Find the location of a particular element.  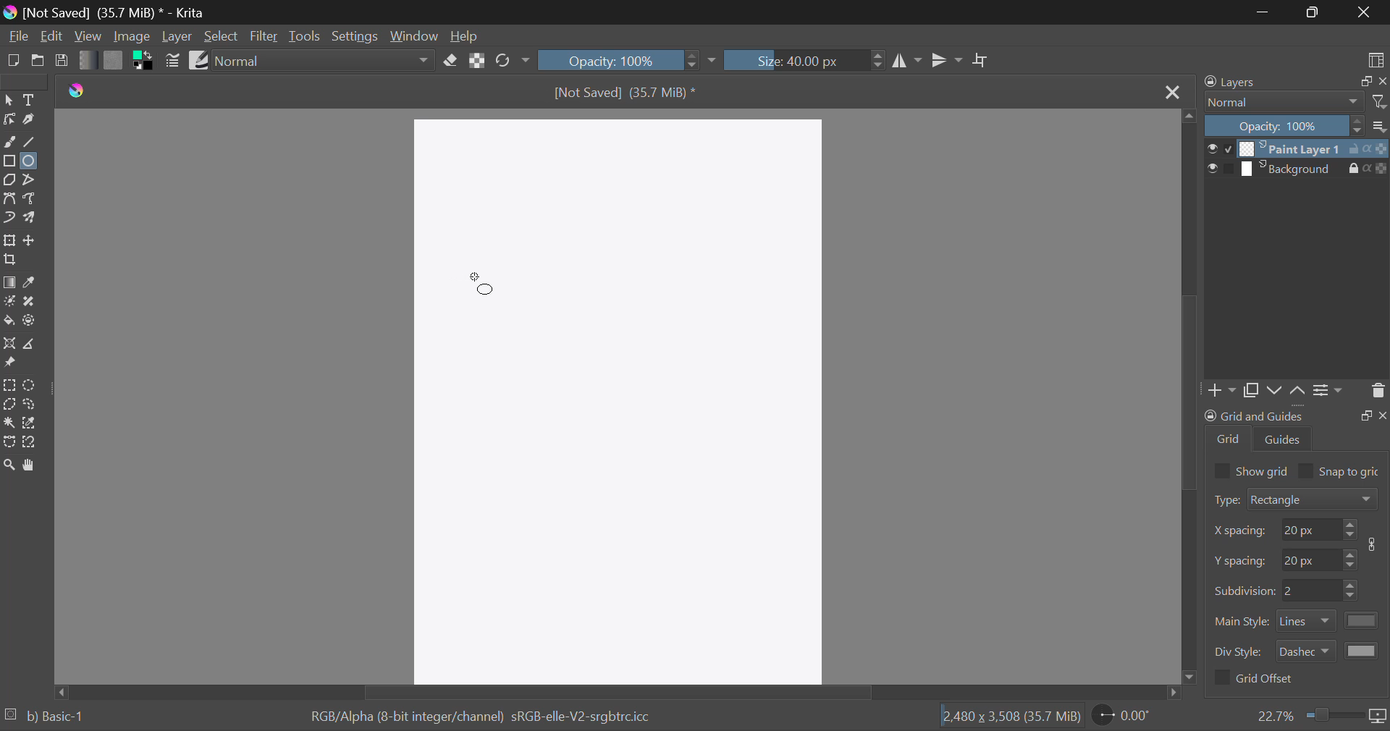

Select is located at coordinates (222, 36).